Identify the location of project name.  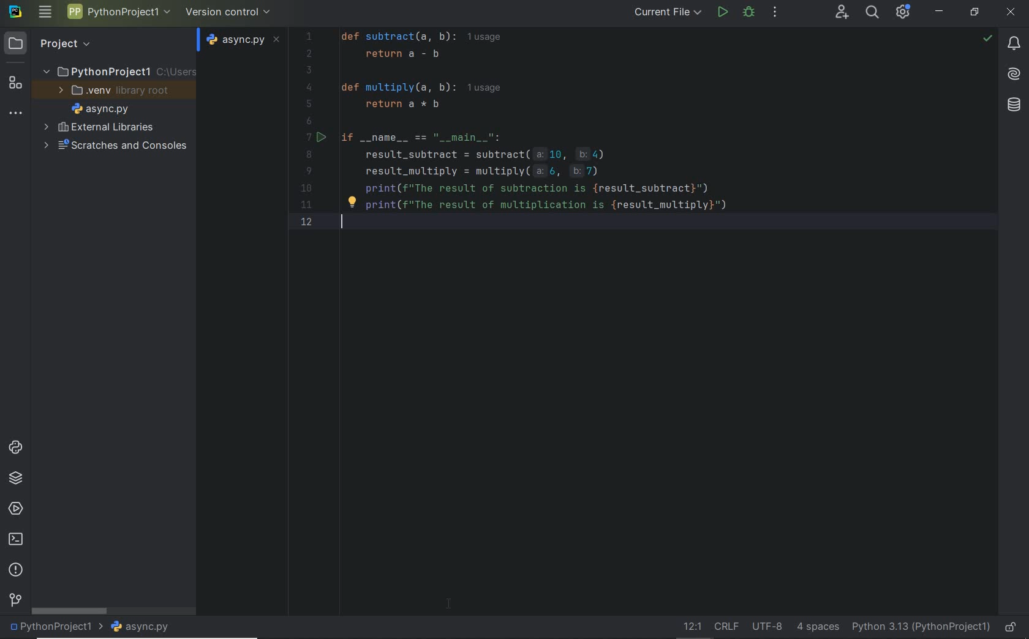
(55, 627).